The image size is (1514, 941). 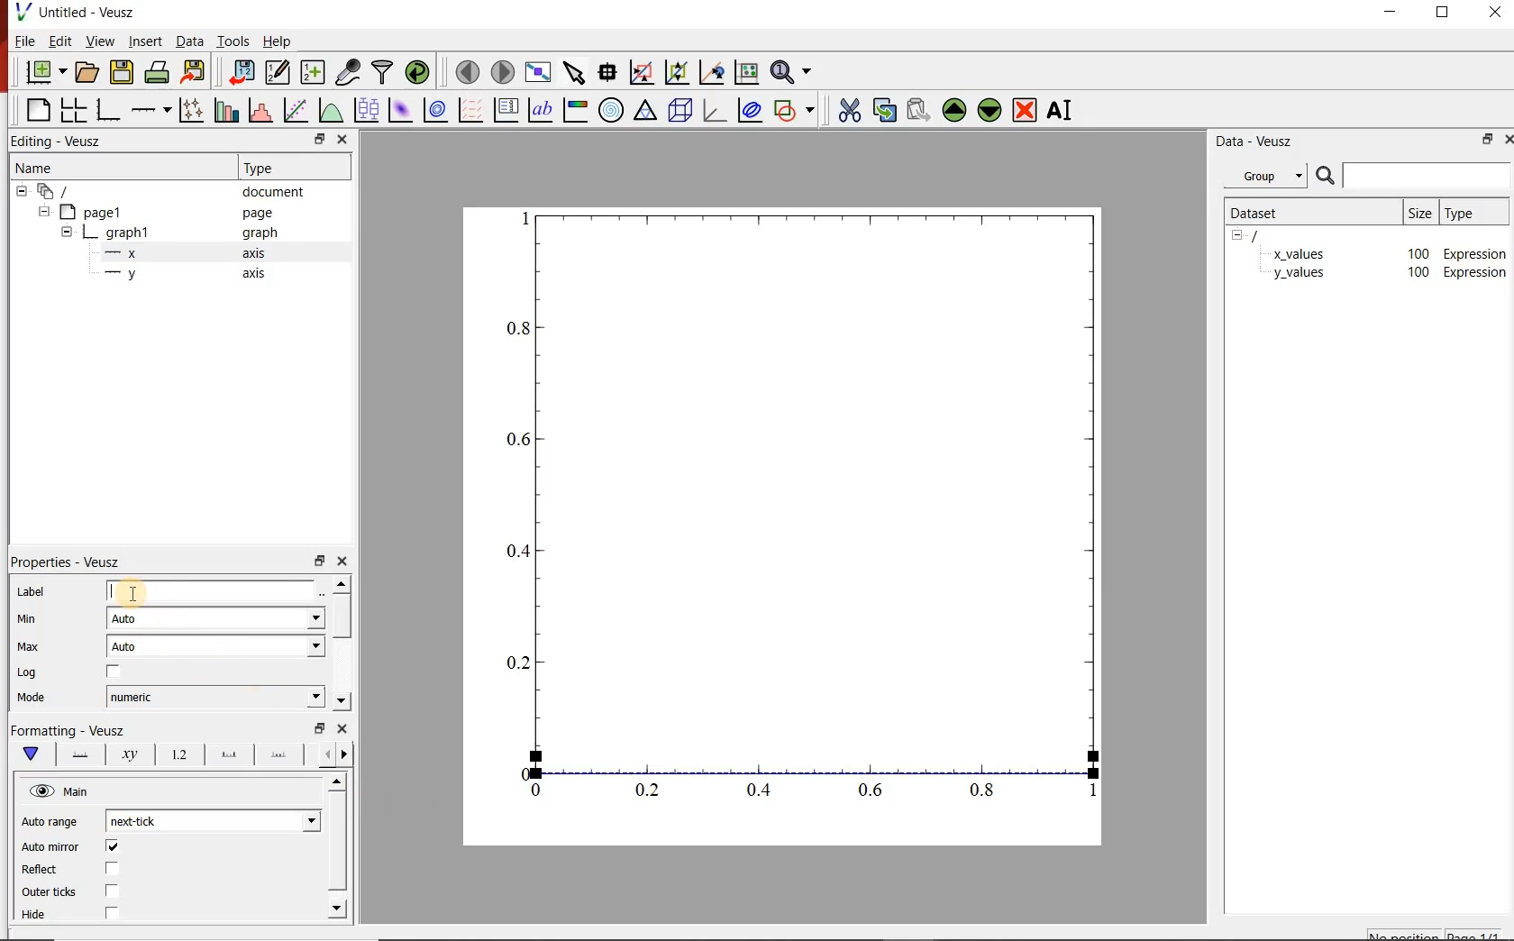 I want to click on previous options, so click(x=348, y=755).